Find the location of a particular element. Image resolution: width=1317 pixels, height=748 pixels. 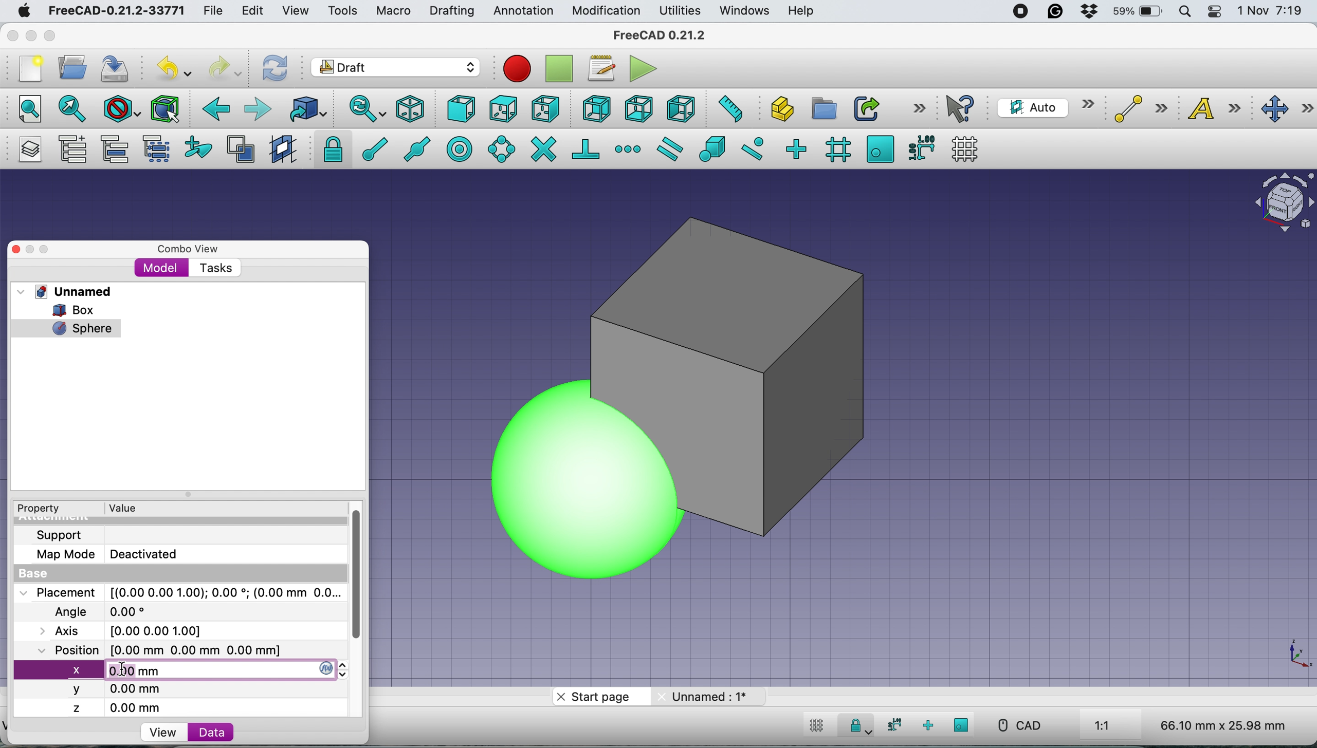

windows is located at coordinates (746, 11).